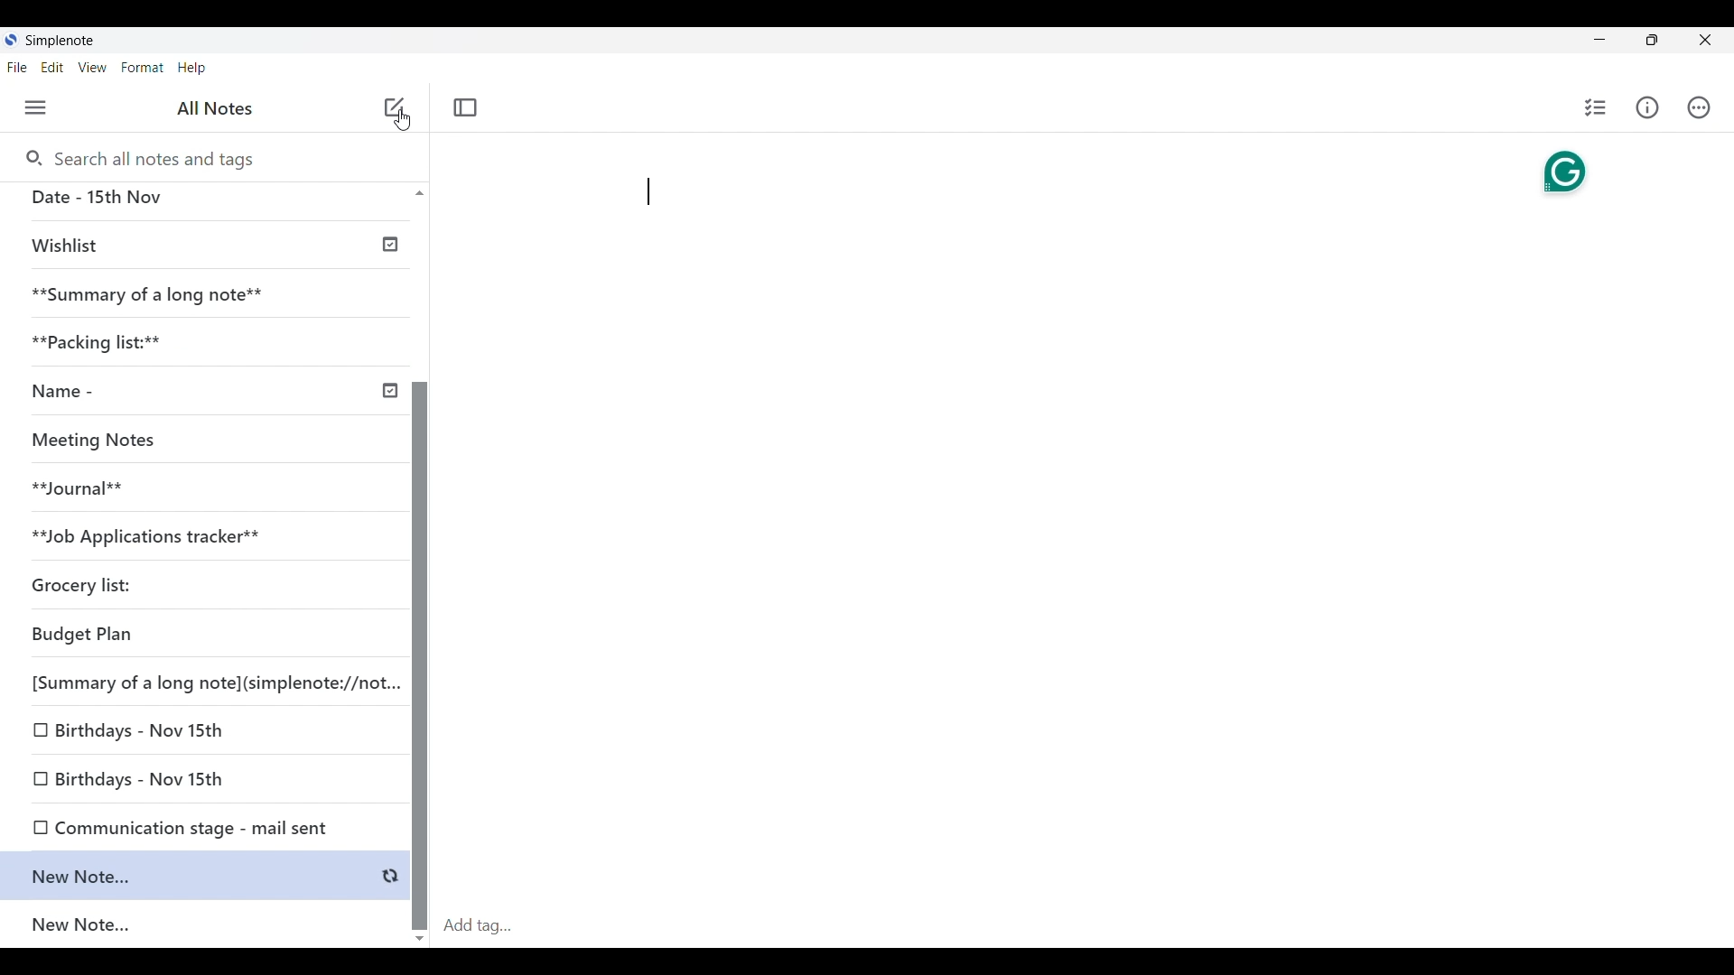 The width and height of the screenshot is (1734, 975). Describe the element at coordinates (204, 636) in the screenshot. I see `Budget Plan` at that location.